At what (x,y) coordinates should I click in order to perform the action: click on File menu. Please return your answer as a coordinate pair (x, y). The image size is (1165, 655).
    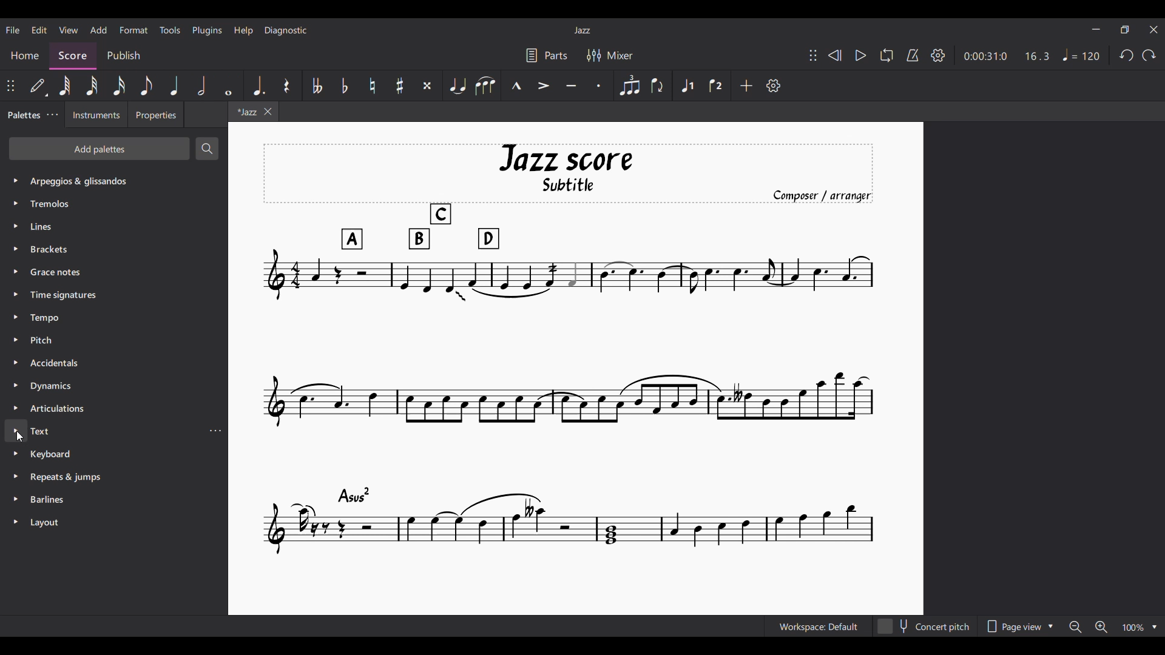
    Looking at the image, I should click on (13, 30).